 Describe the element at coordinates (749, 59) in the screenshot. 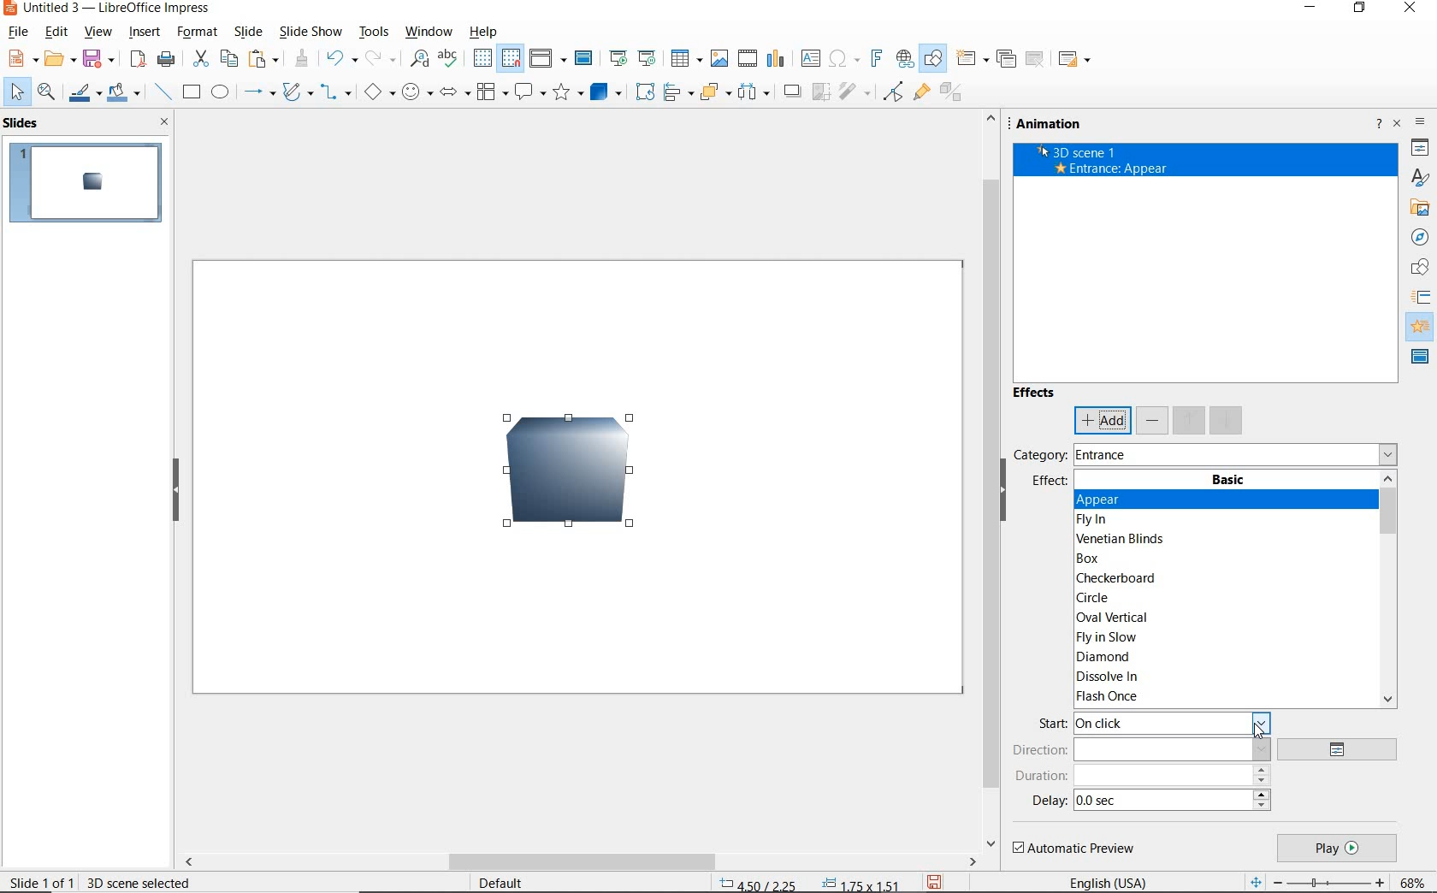

I see `insert video or audio` at that location.